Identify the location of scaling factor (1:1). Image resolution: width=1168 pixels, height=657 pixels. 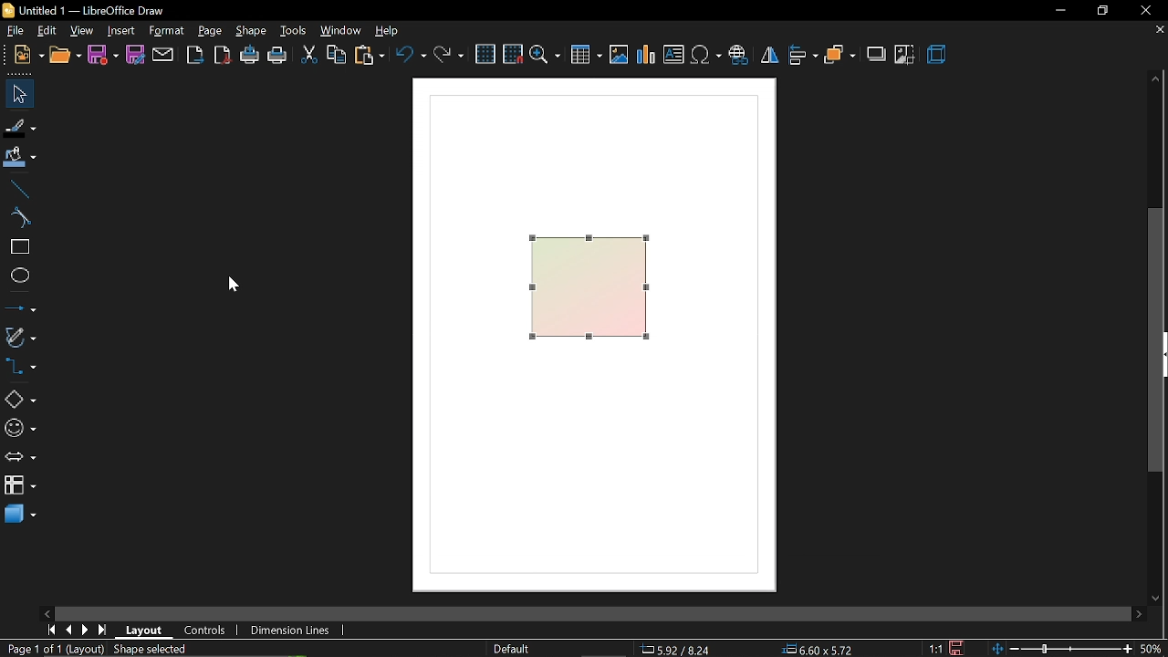
(933, 648).